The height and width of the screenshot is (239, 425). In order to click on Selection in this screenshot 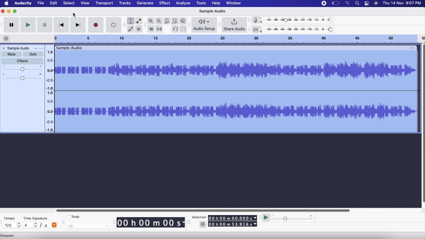, I will do `click(199, 216)`.